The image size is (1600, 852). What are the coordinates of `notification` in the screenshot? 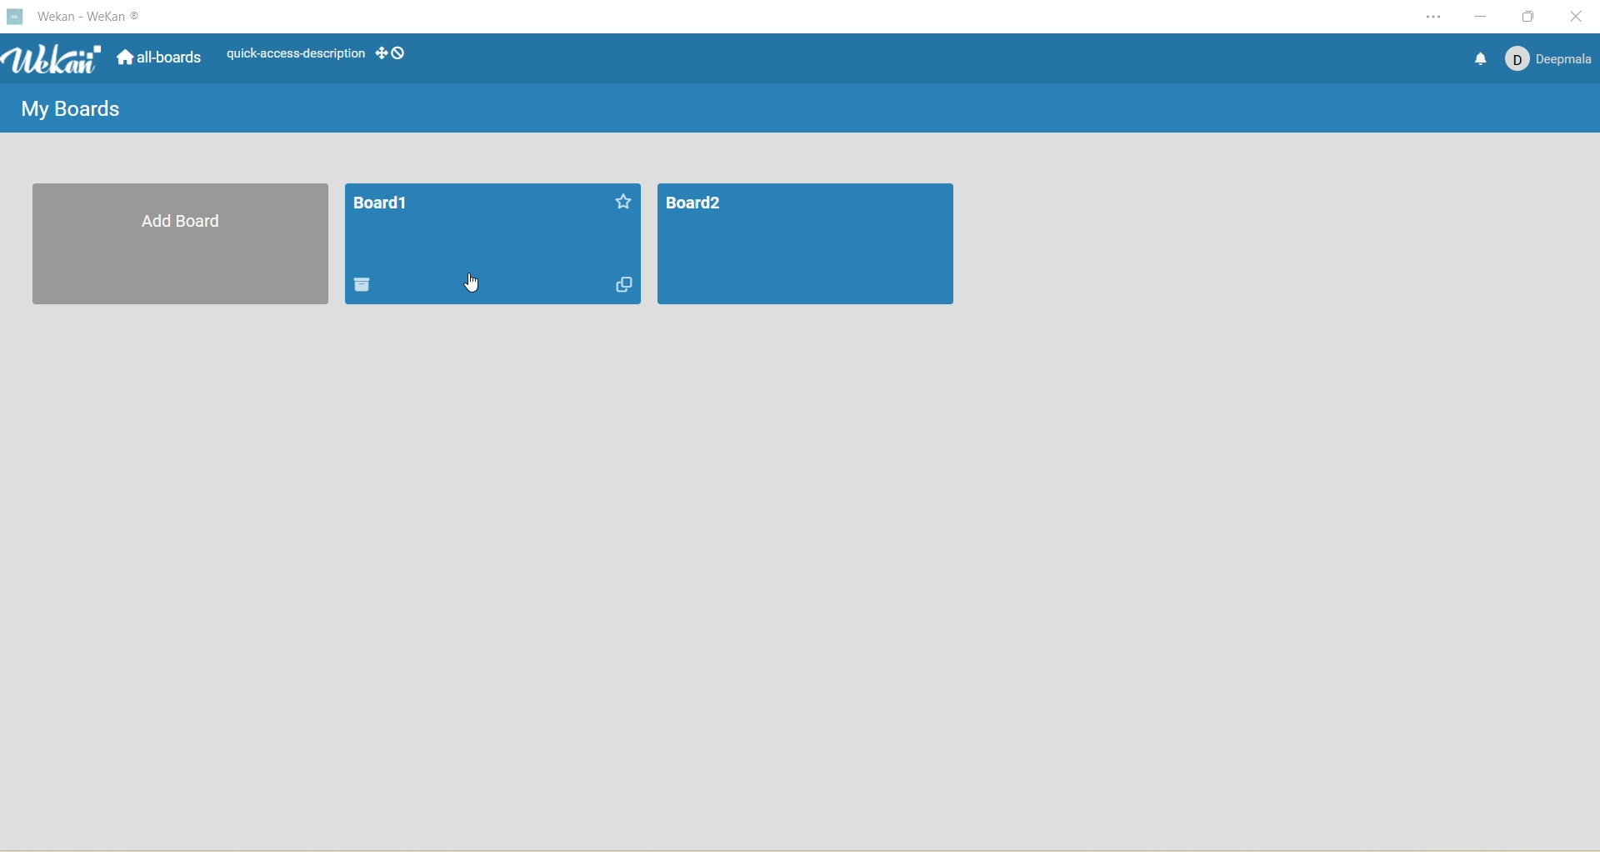 It's located at (1477, 62).